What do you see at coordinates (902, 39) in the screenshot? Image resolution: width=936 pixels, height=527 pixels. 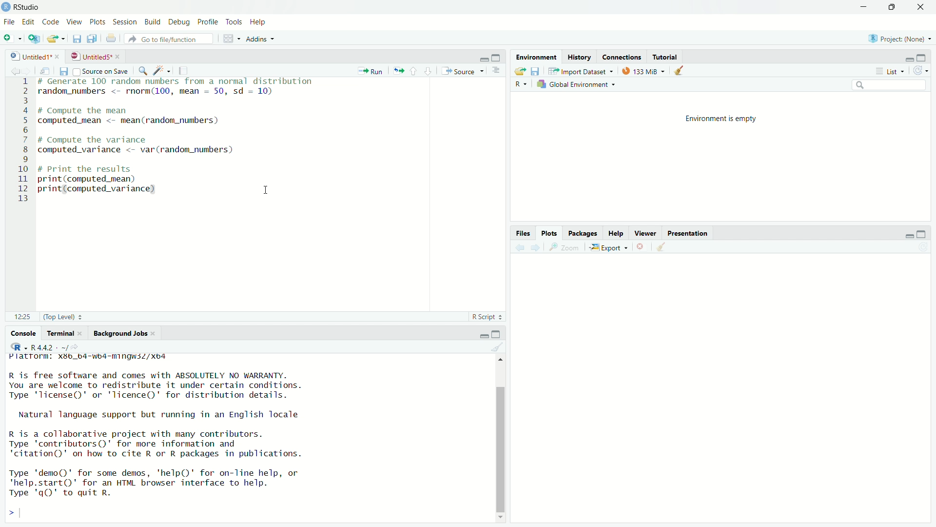 I see `project: (none)` at bounding box center [902, 39].